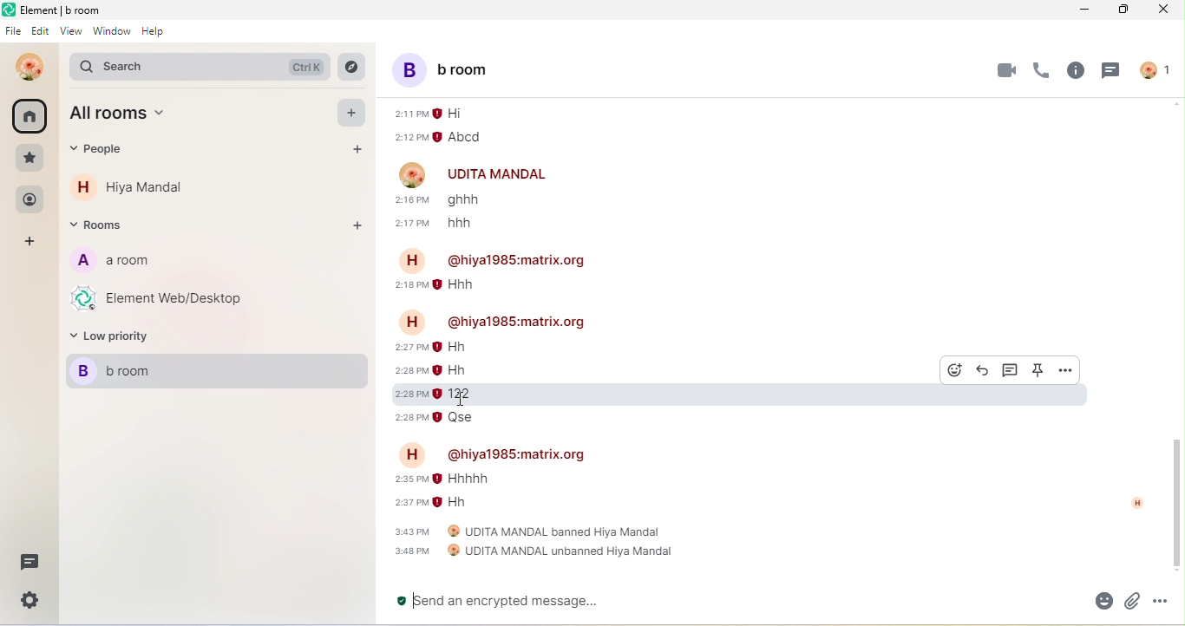 The image size is (1185, 626). I want to click on b room, so click(213, 371).